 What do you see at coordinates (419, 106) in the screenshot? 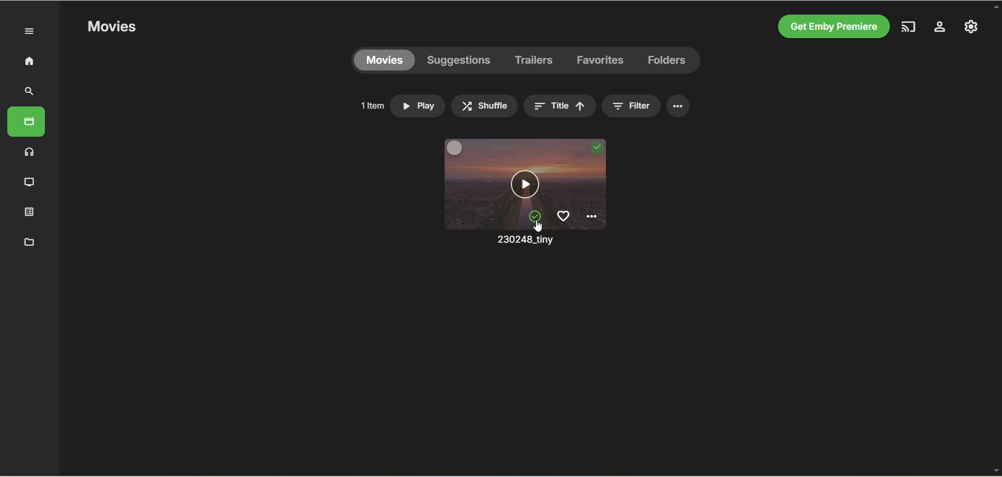
I see `play` at bounding box center [419, 106].